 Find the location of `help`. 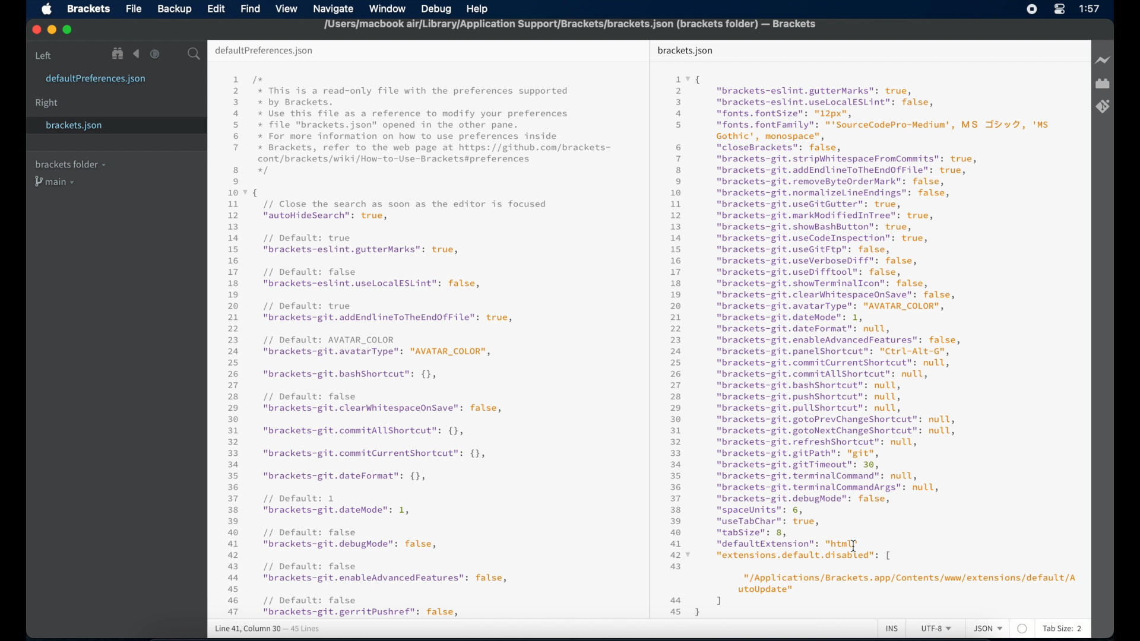

help is located at coordinates (476, 10).